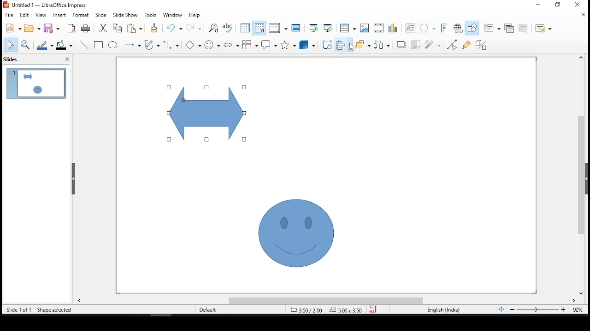 This screenshot has height=331, width=590. Describe the element at coordinates (427, 28) in the screenshot. I see `insert special characters` at that location.